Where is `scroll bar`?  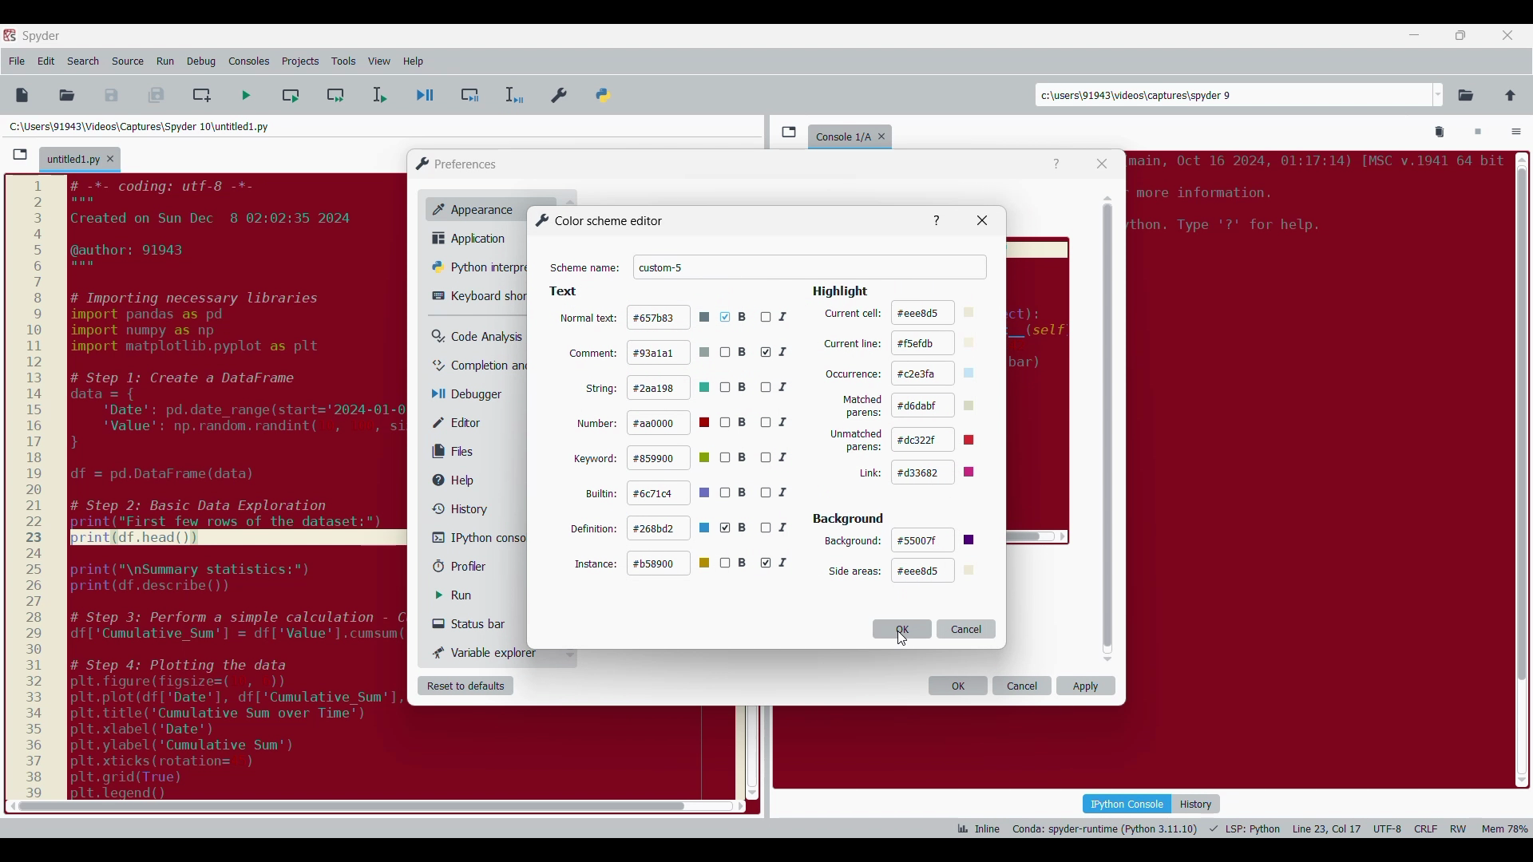 scroll bar is located at coordinates (1519, 465).